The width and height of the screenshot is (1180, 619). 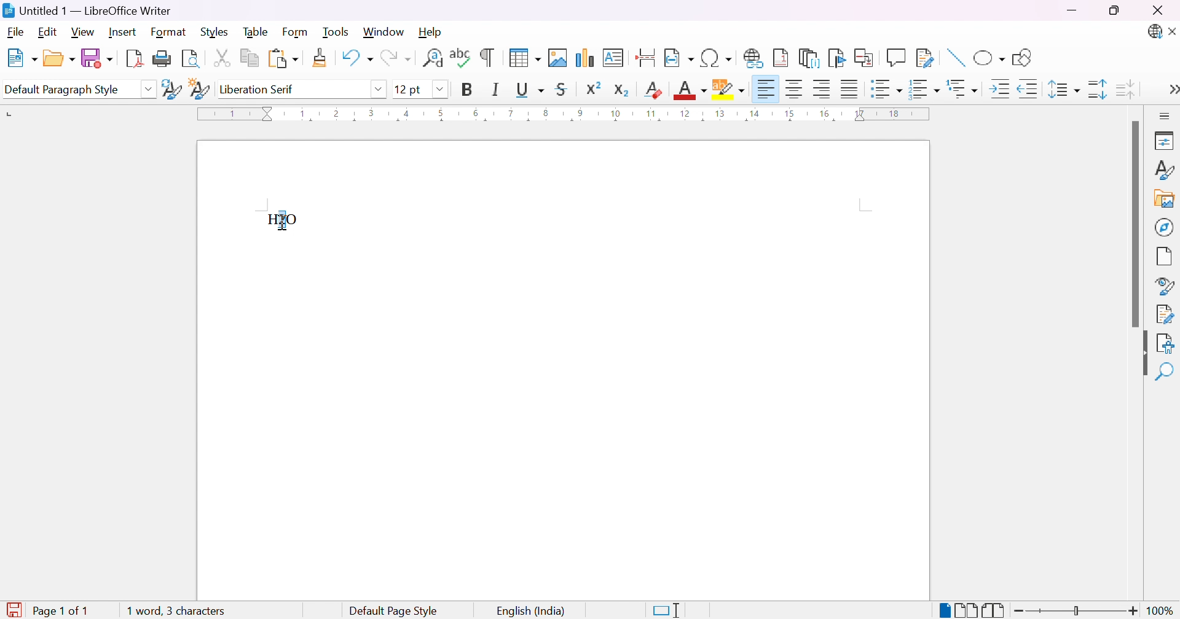 What do you see at coordinates (1173, 33) in the screenshot?
I see `Close` at bounding box center [1173, 33].